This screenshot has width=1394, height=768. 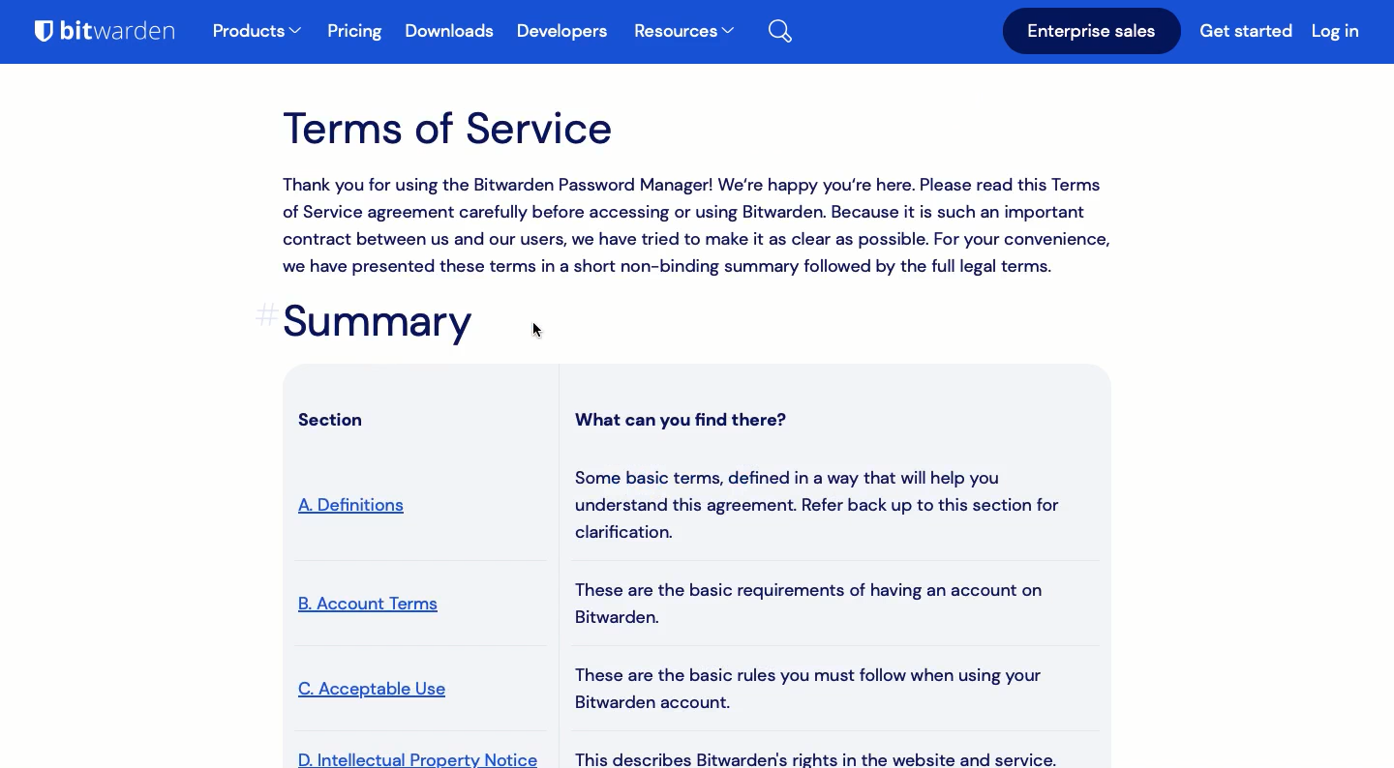 I want to click on acceptable use, so click(x=378, y=687).